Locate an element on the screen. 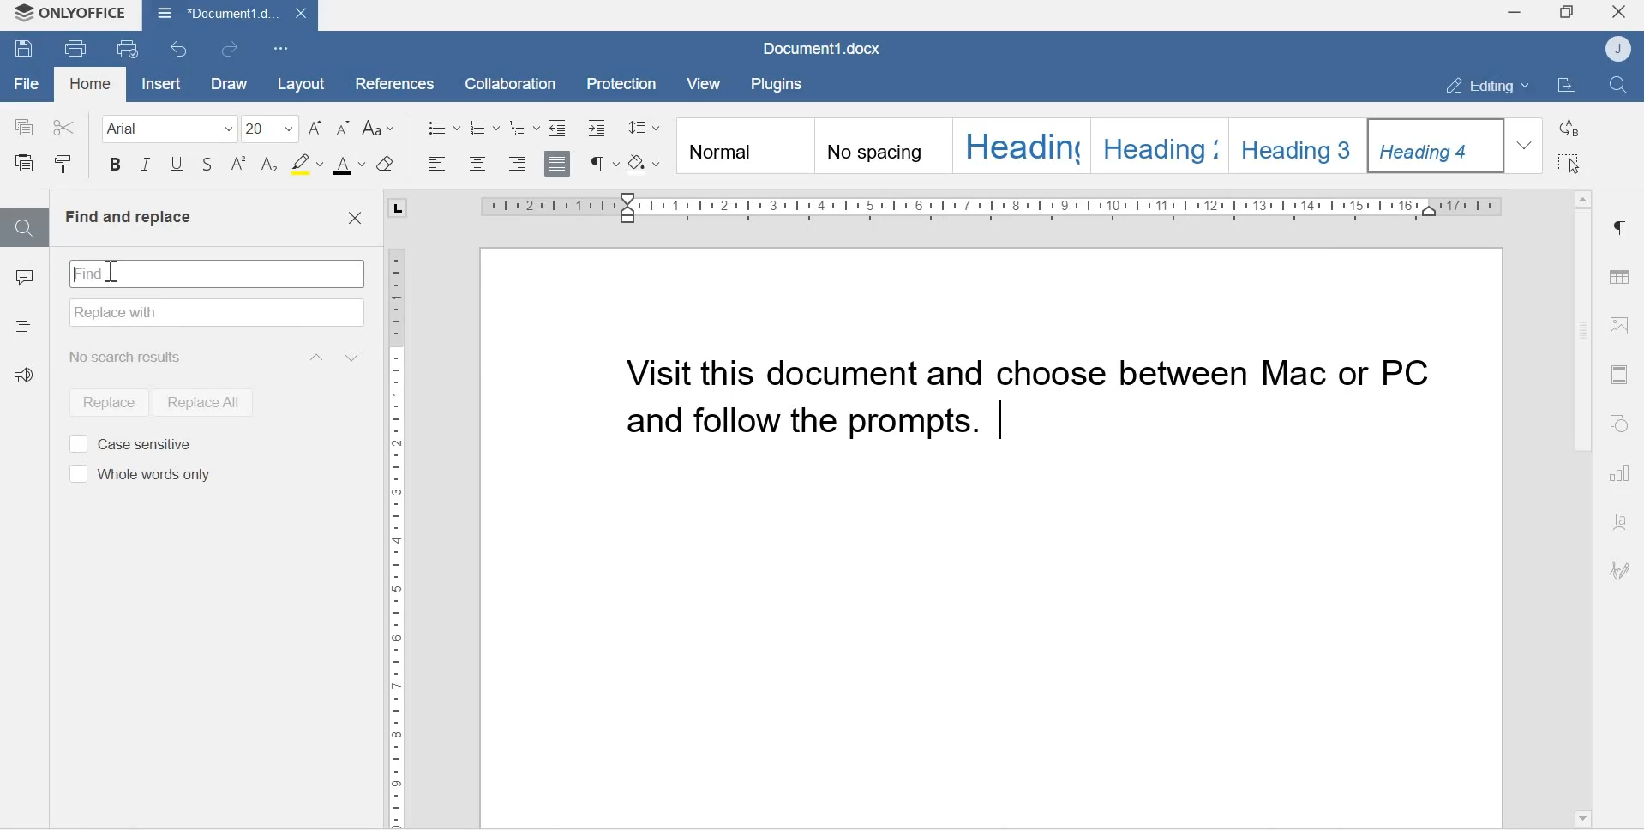 This screenshot has width=1644, height=830. Replace all is located at coordinates (201, 401).